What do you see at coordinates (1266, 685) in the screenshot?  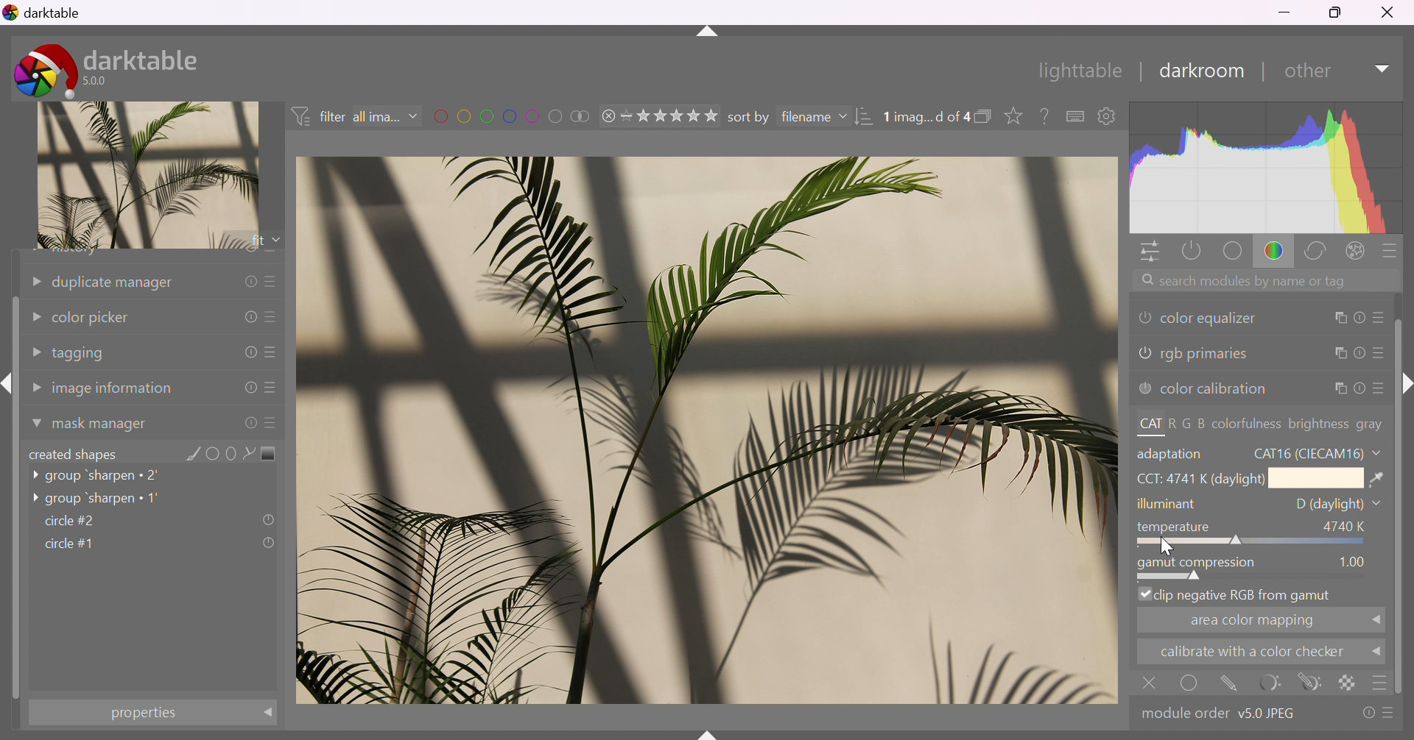 I see `reset` at bounding box center [1266, 685].